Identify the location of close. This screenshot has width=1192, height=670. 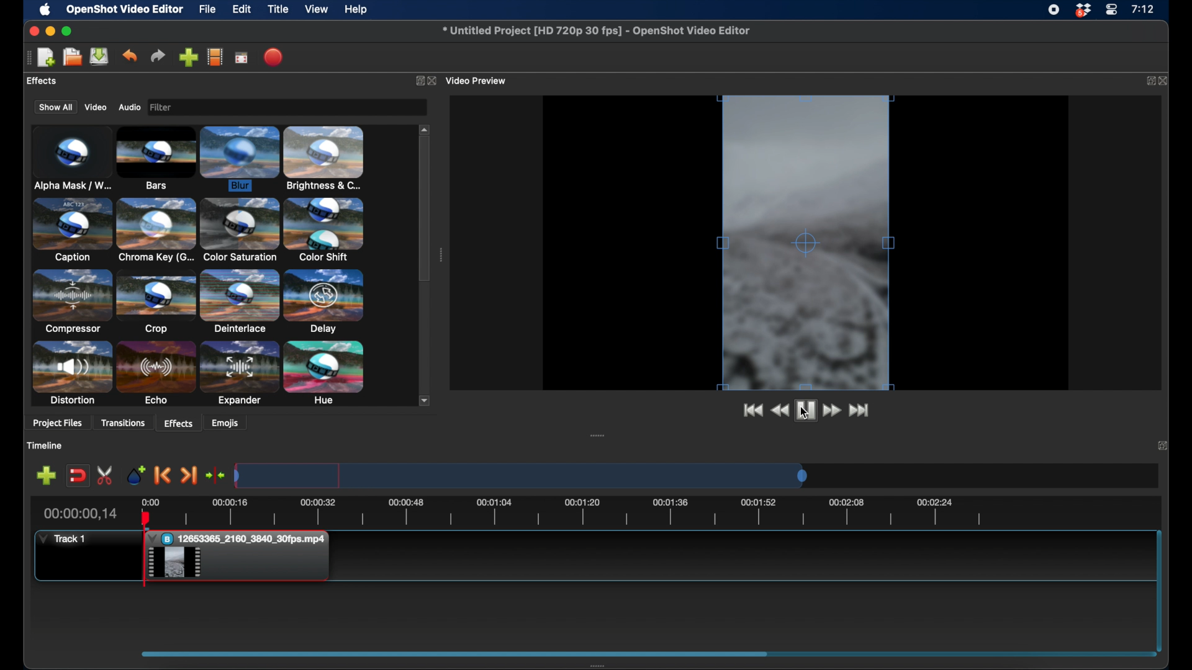
(435, 81).